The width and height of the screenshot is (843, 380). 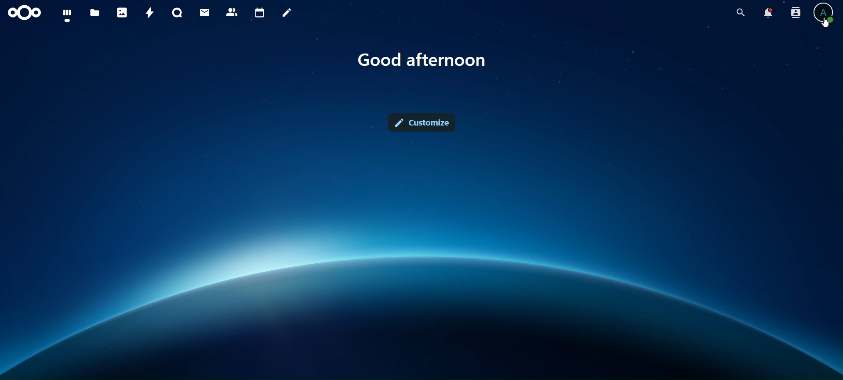 I want to click on calendar, so click(x=259, y=11).